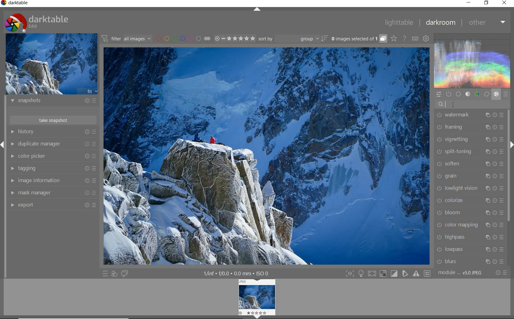 The image size is (514, 319). What do you see at coordinates (470, 128) in the screenshot?
I see `framing` at bounding box center [470, 128].